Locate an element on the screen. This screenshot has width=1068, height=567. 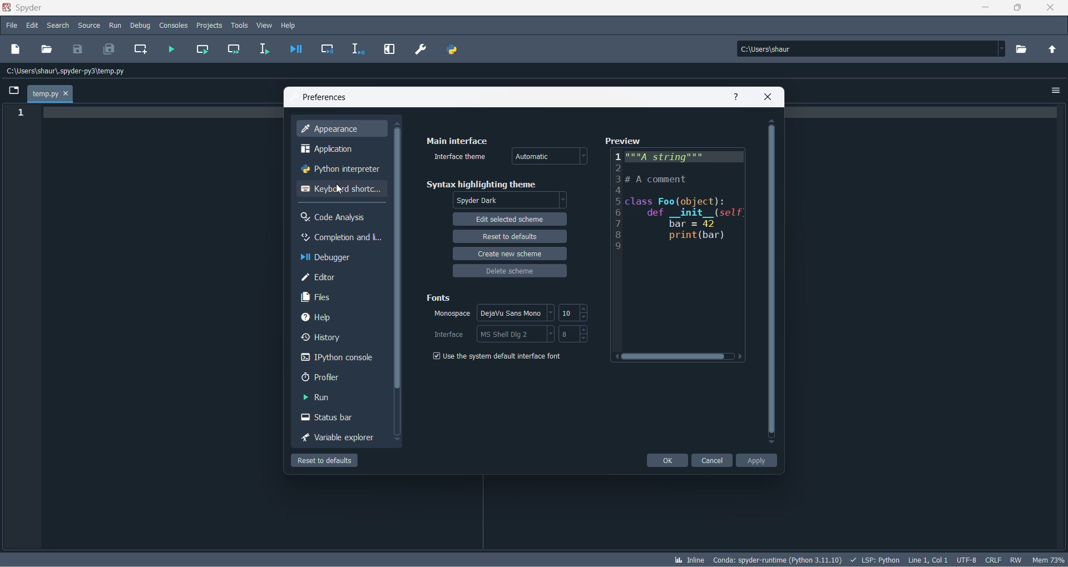
files is located at coordinates (337, 296).